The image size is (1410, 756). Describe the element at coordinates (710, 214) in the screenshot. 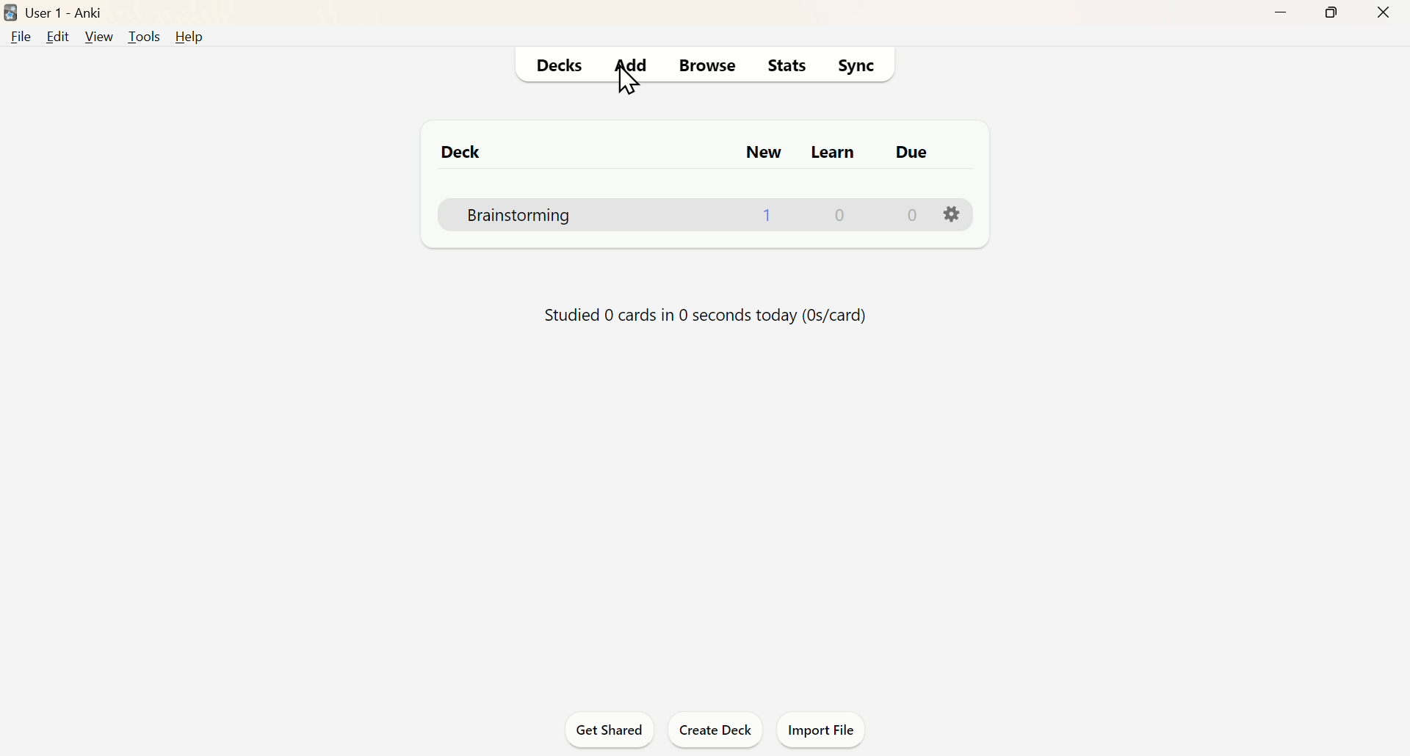

I see `Brainstorming` at that location.